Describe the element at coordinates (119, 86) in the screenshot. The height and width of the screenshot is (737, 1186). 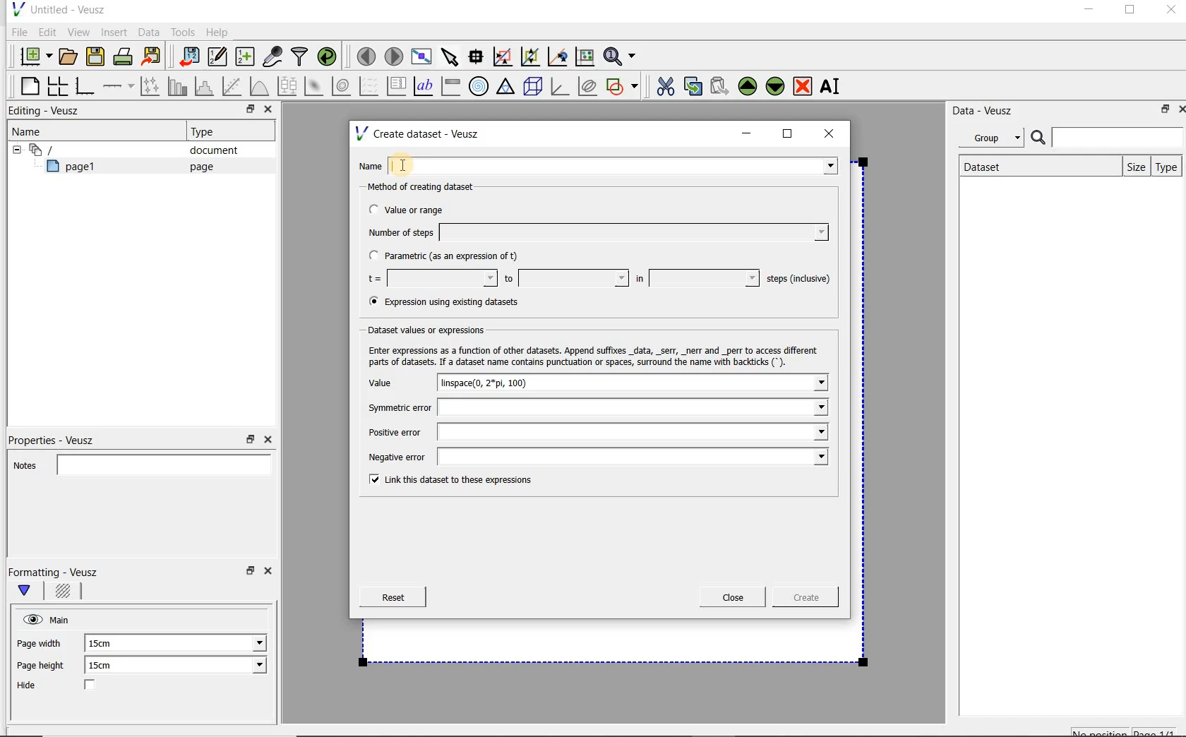
I see `add an axis to a plot` at that location.